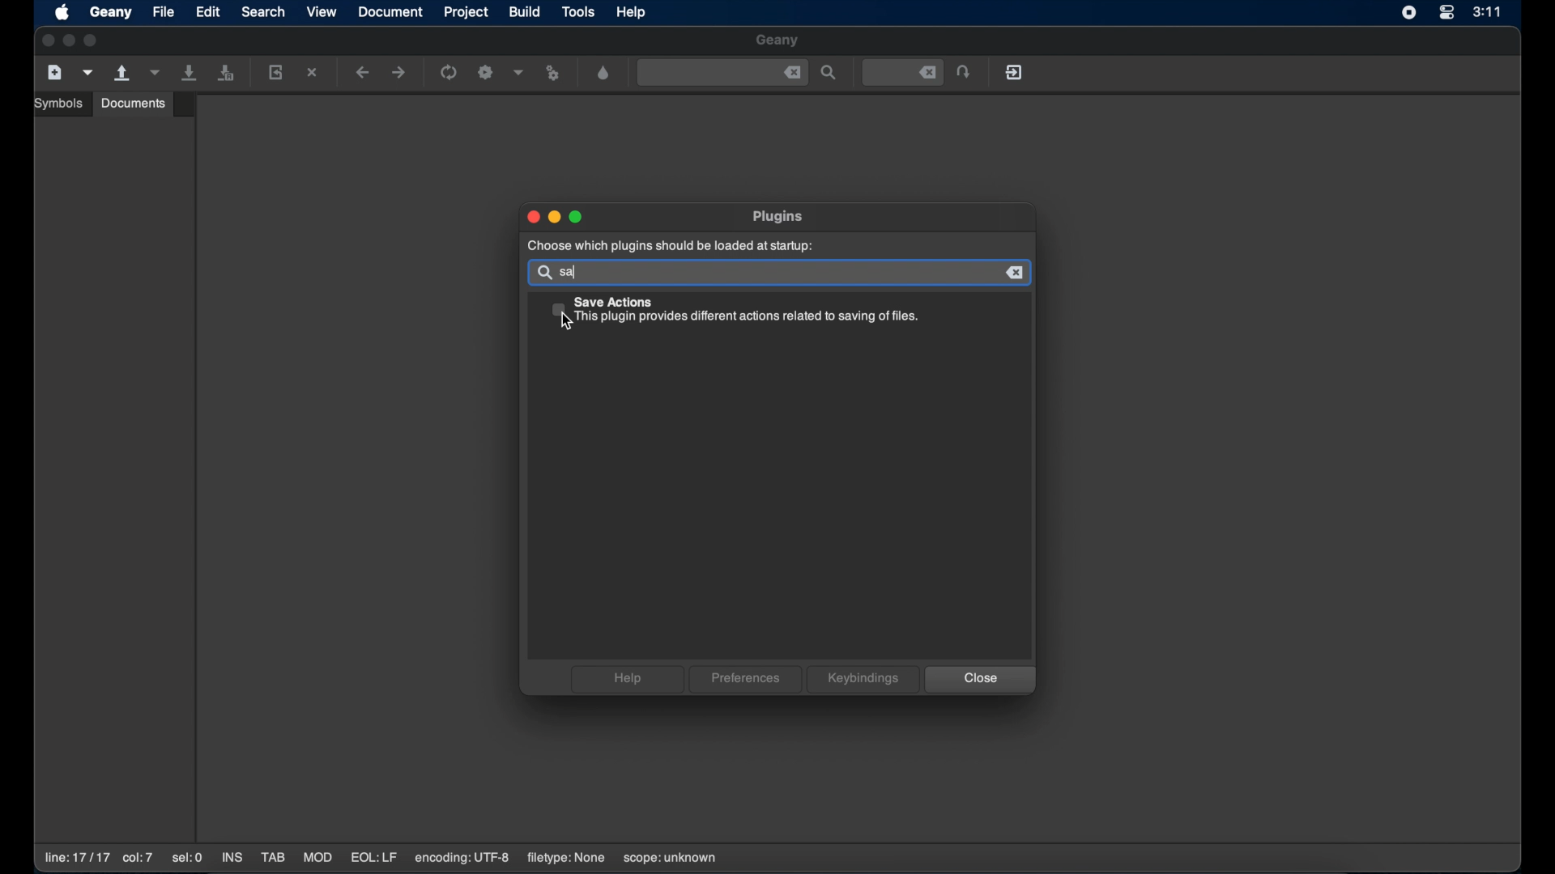 The height and width of the screenshot is (874, 1555). I want to click on file, so click(164, 11).